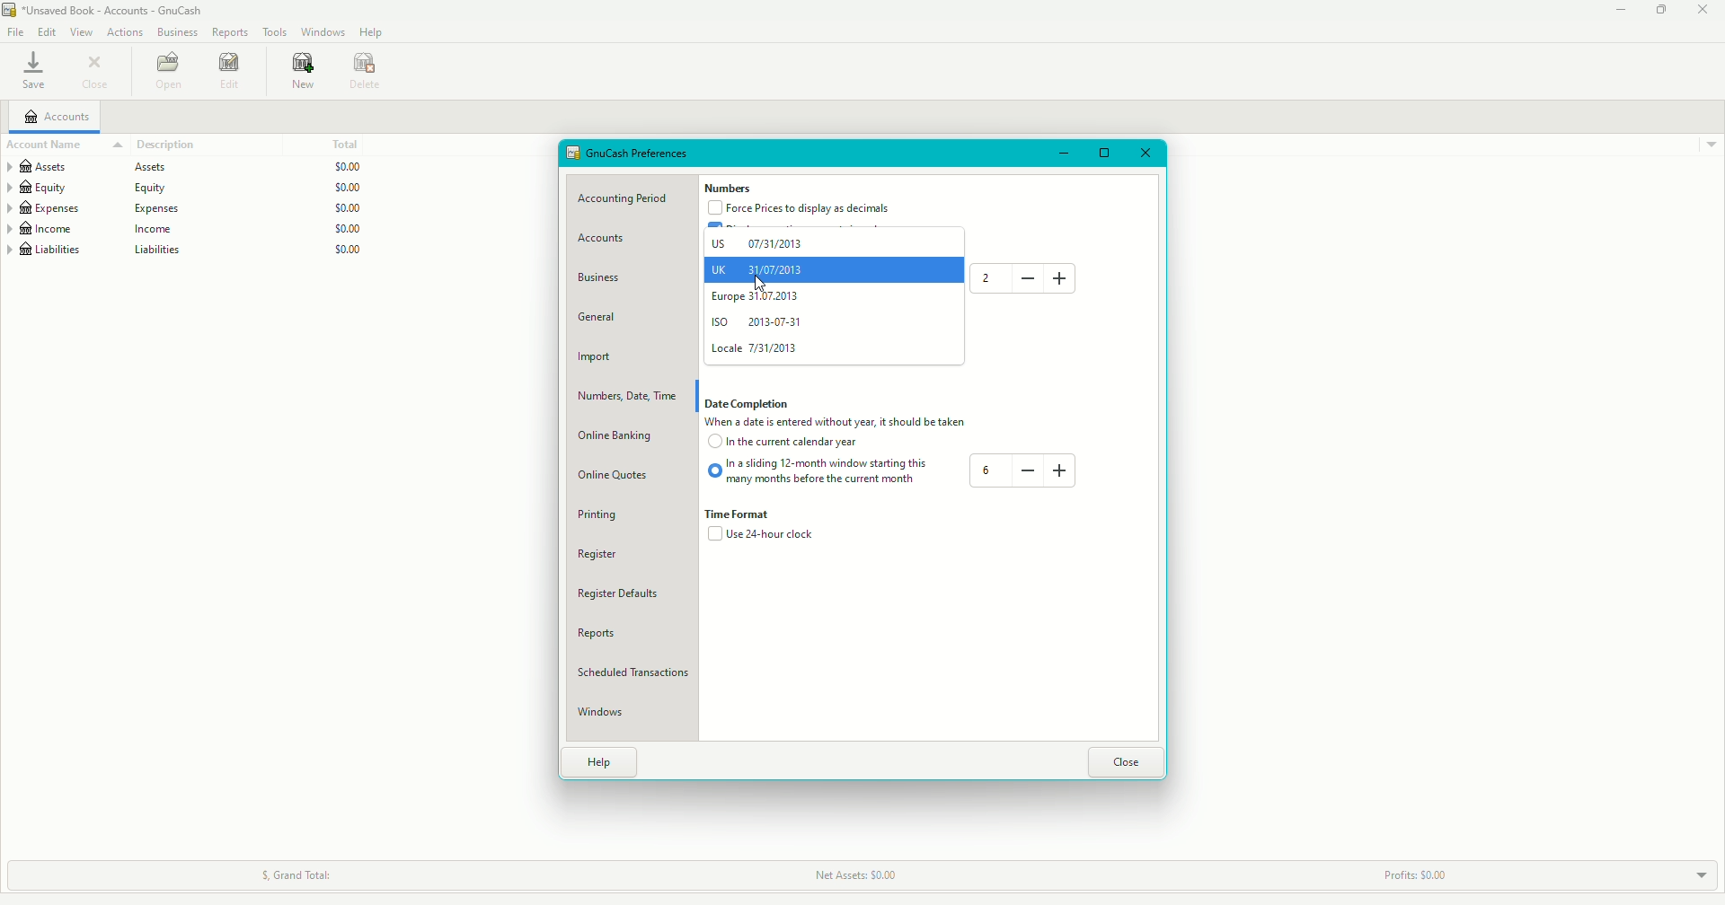 This screenshot has height=905, width=1725. Describe the element at coordinates (230, 32) in the screenshot. I see `Reports` at that location.